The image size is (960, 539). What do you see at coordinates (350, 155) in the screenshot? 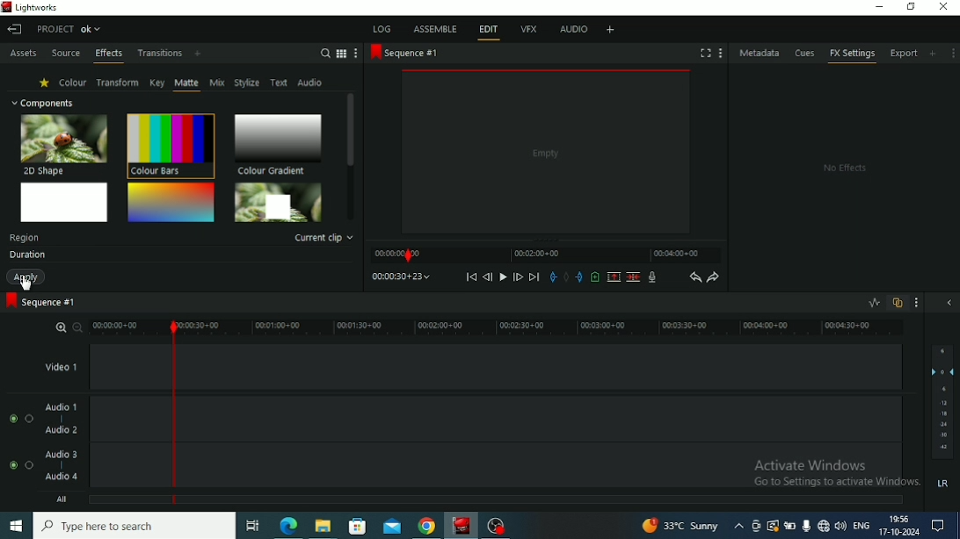
I see `Vertical scroll bar` at bounding box center [350, 155].